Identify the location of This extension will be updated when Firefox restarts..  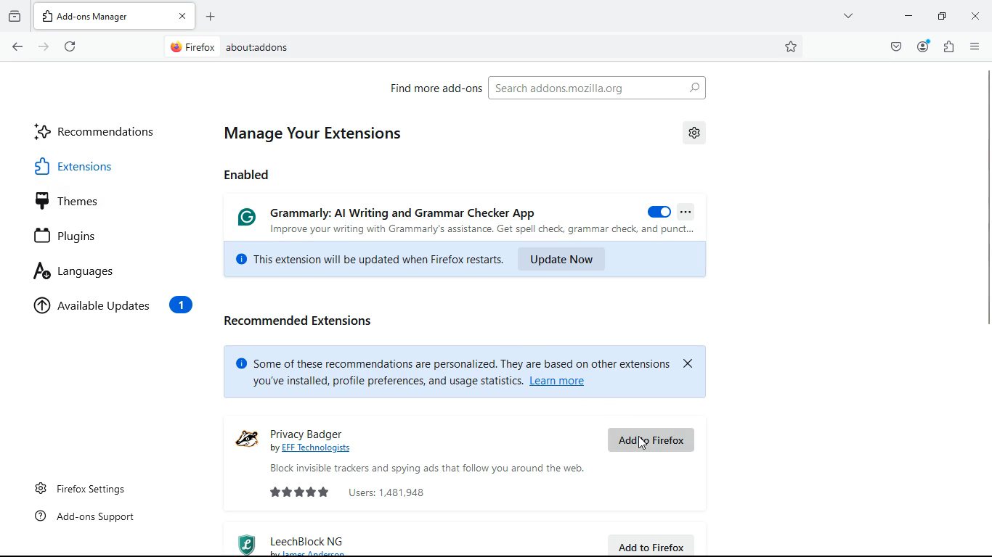
(364, 261).